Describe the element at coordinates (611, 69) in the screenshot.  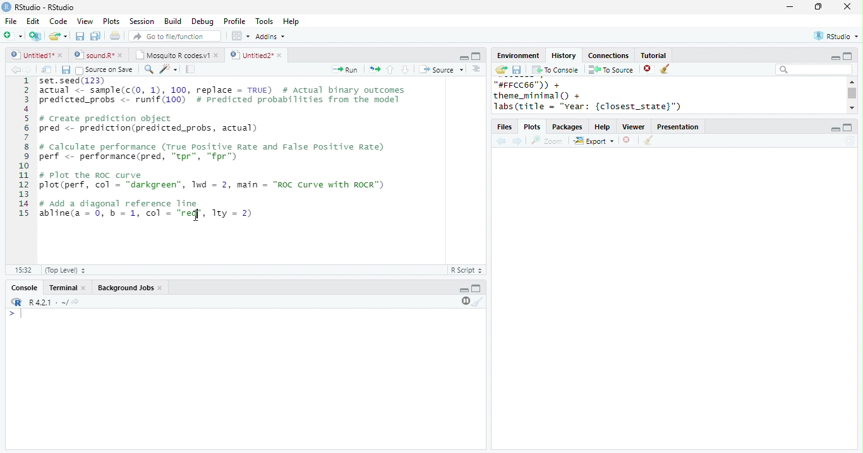
I see `To source` at that location.